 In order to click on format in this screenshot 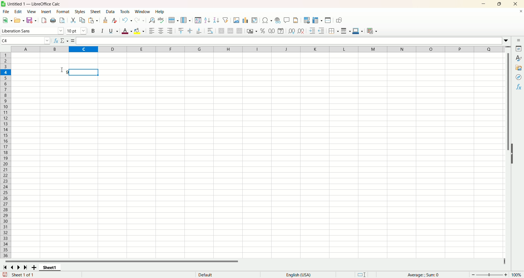, I will do `click(63, 11)`.